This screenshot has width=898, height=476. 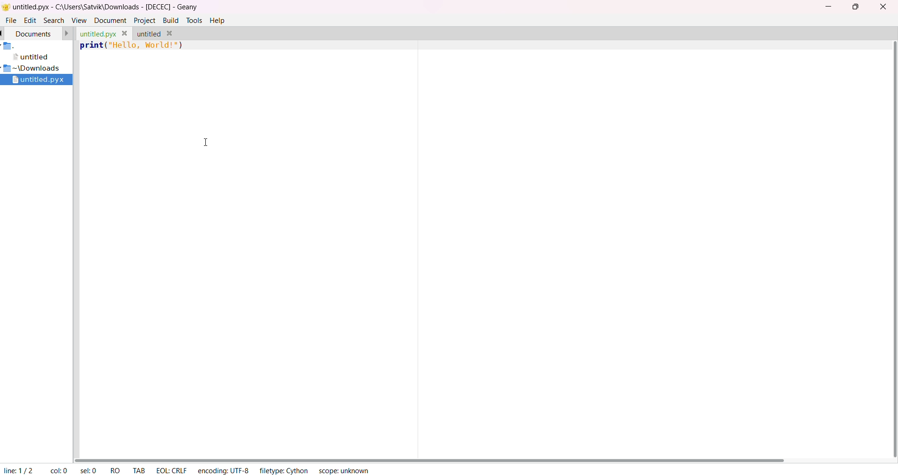 I want to click on maximize, so click(x=857, y=7).